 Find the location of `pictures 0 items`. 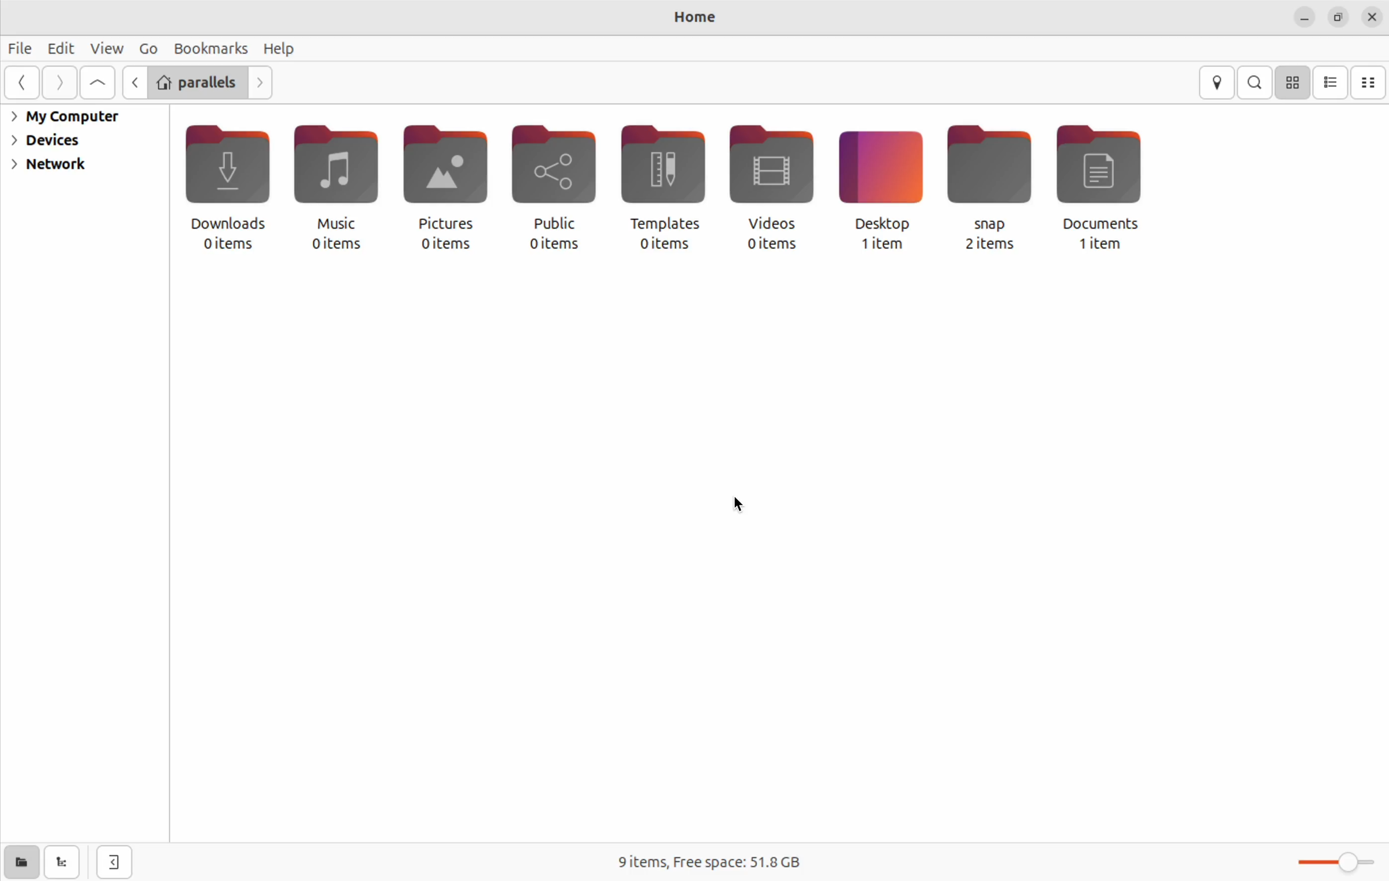

pictures 0 items is located at coordinates (440, 193).